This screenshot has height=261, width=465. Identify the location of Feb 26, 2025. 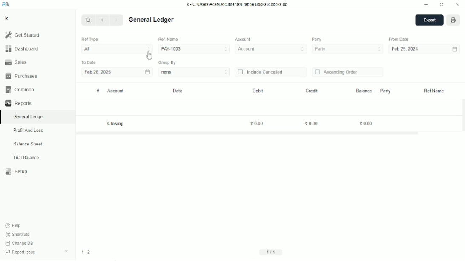
(98, 73).